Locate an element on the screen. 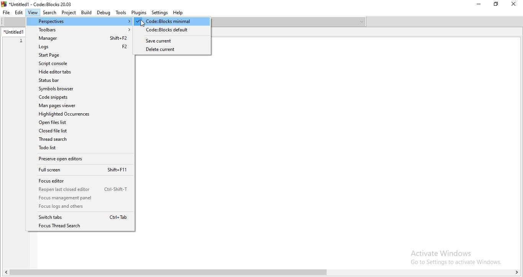  Settings  is located at coordinates (159, 13).